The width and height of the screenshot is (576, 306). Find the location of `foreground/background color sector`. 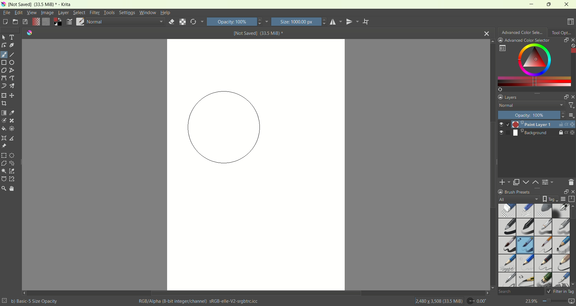

foreground/background color sector is located at coordinates (58, 22).